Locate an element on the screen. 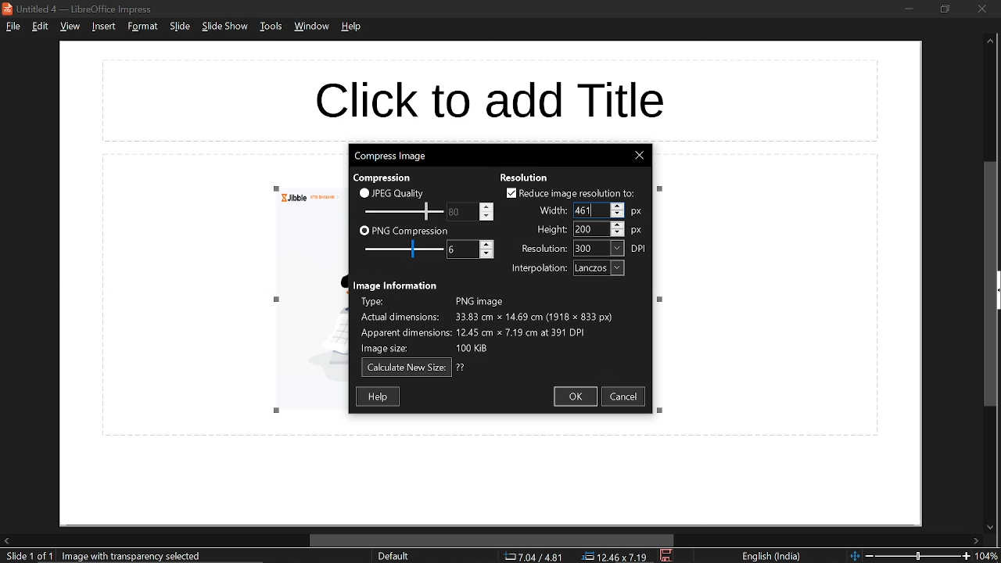 The height and width of the screenshot is (563, 1001). close is located at coordinates (640, 156).